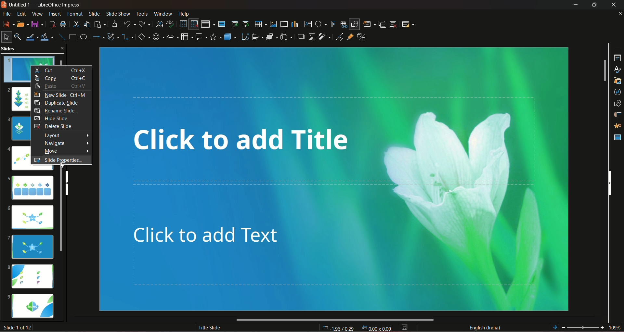 The height and width of the screenshot is (332, 624). What do you see at coordinates (335, 138) in the screenshot?
I see `click to add title` at bounding box center [335, 138].